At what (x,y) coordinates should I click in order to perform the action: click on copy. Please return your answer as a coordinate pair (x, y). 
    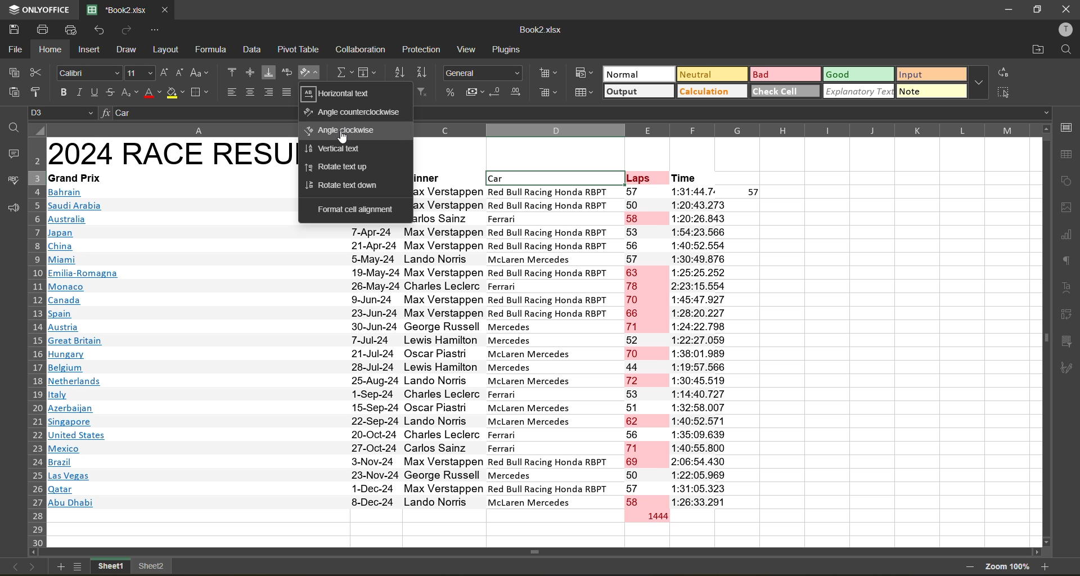
    Looking at the image, I should click on (13, 70).